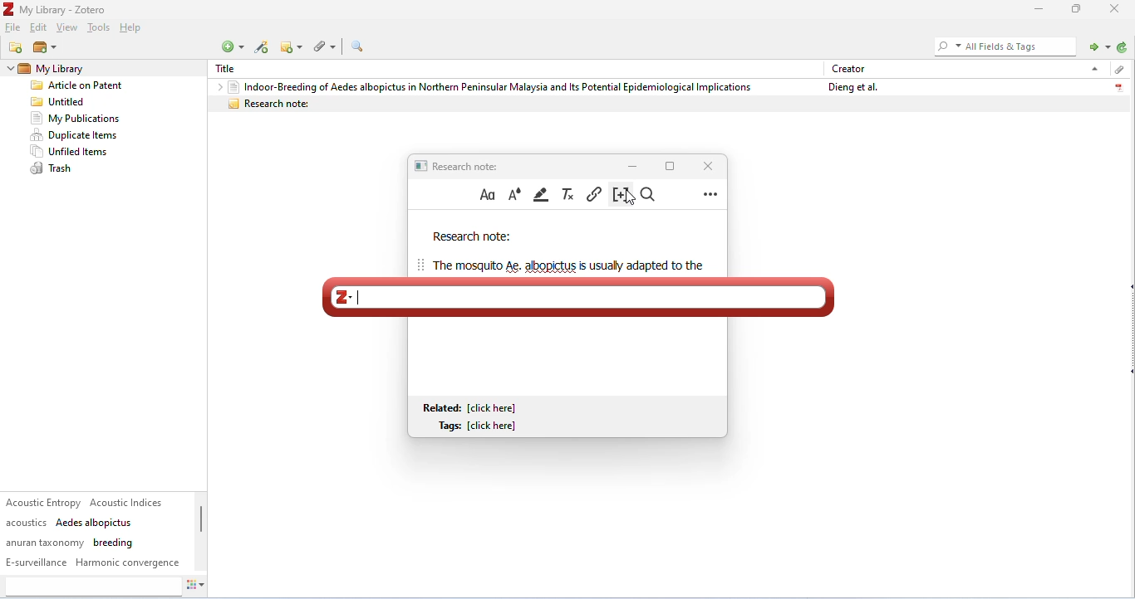 The image size is (1135, 599). I want to click on add item, so click(263, 47).